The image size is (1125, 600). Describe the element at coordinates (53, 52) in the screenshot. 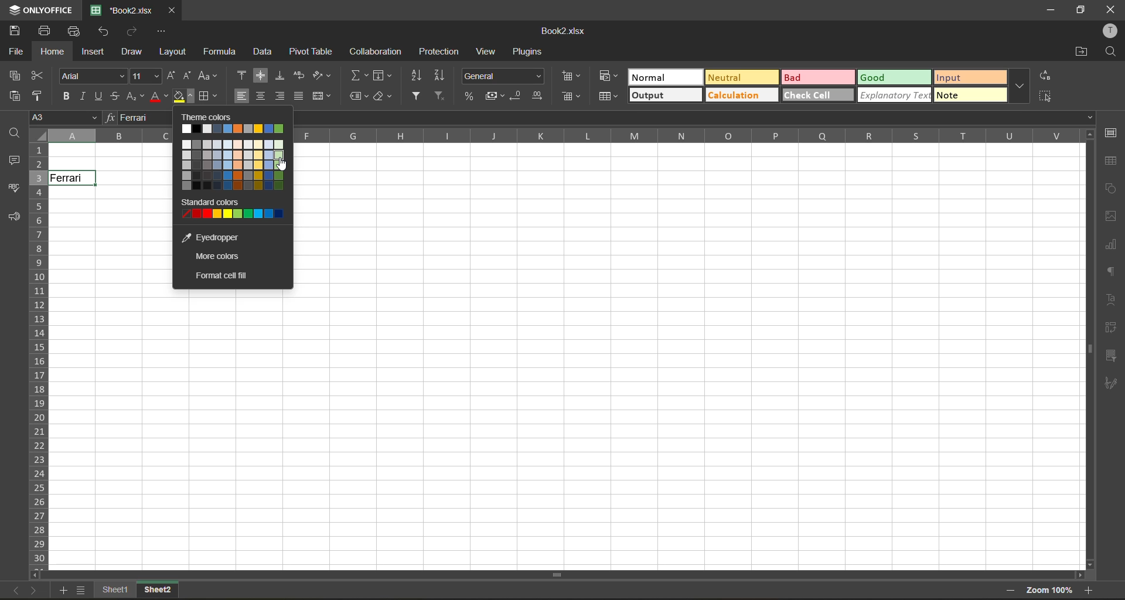

I see `home` at that location.